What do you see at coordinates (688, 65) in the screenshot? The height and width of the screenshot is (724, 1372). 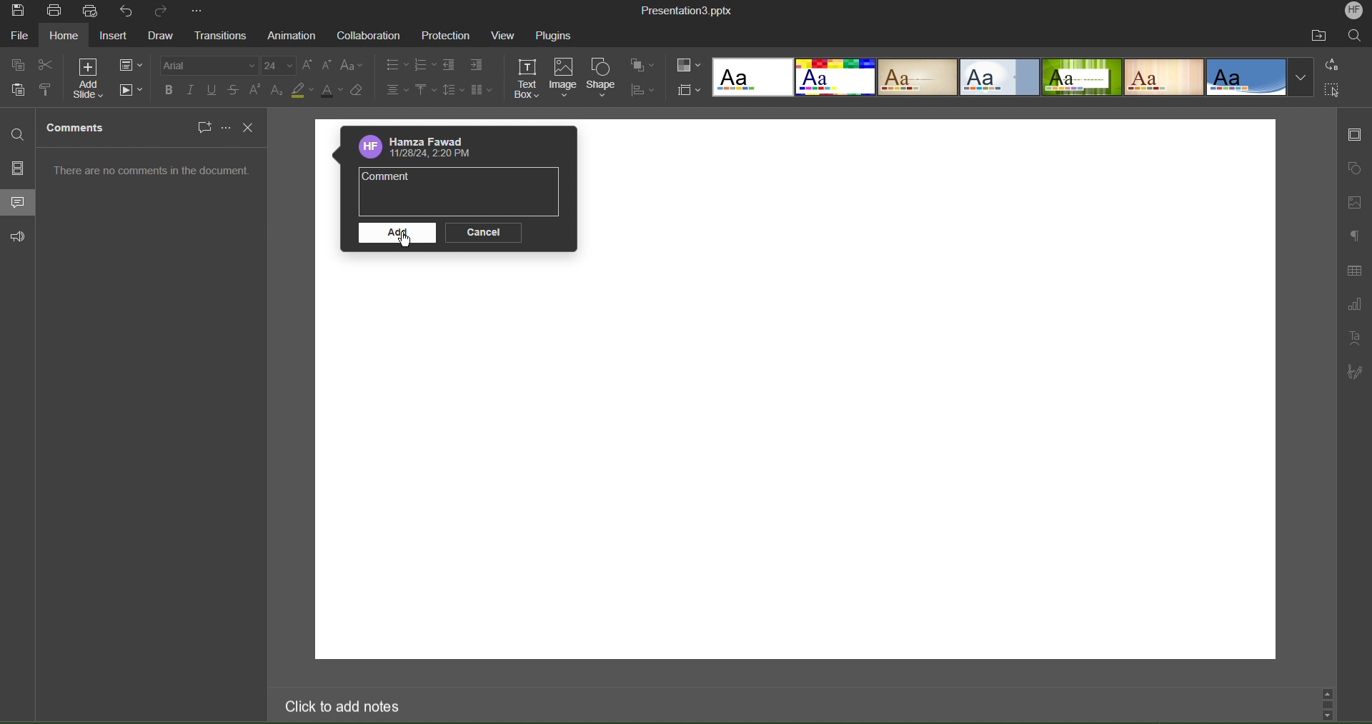 I see `Colors` at bounding box center [688, 65].